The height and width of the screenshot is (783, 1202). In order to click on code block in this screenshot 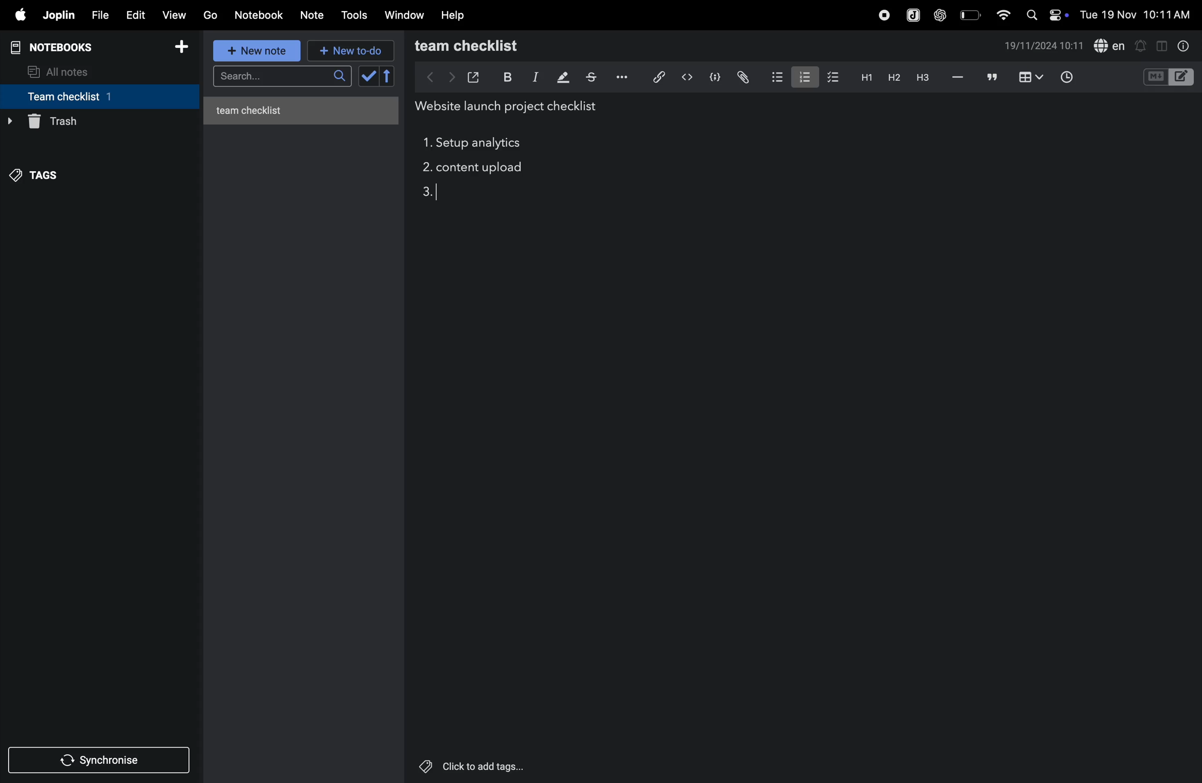, I will do `click(715, 76)`.